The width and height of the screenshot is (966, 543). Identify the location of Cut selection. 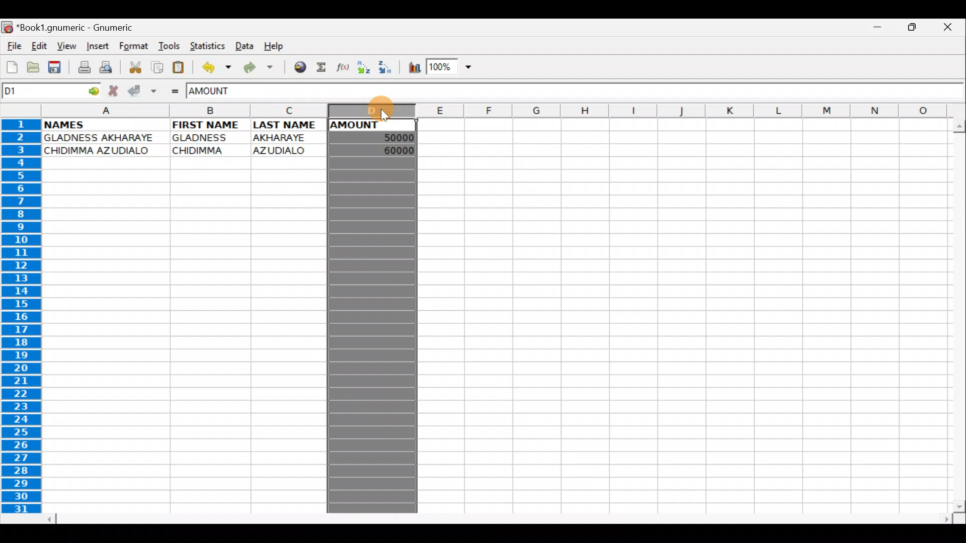
(133, 67).